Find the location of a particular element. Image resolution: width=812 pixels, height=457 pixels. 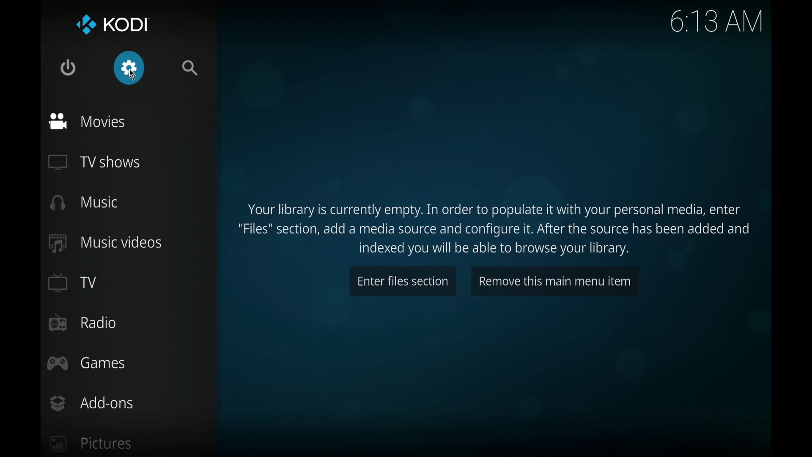

enter files section is located at coordinates (403, 282).